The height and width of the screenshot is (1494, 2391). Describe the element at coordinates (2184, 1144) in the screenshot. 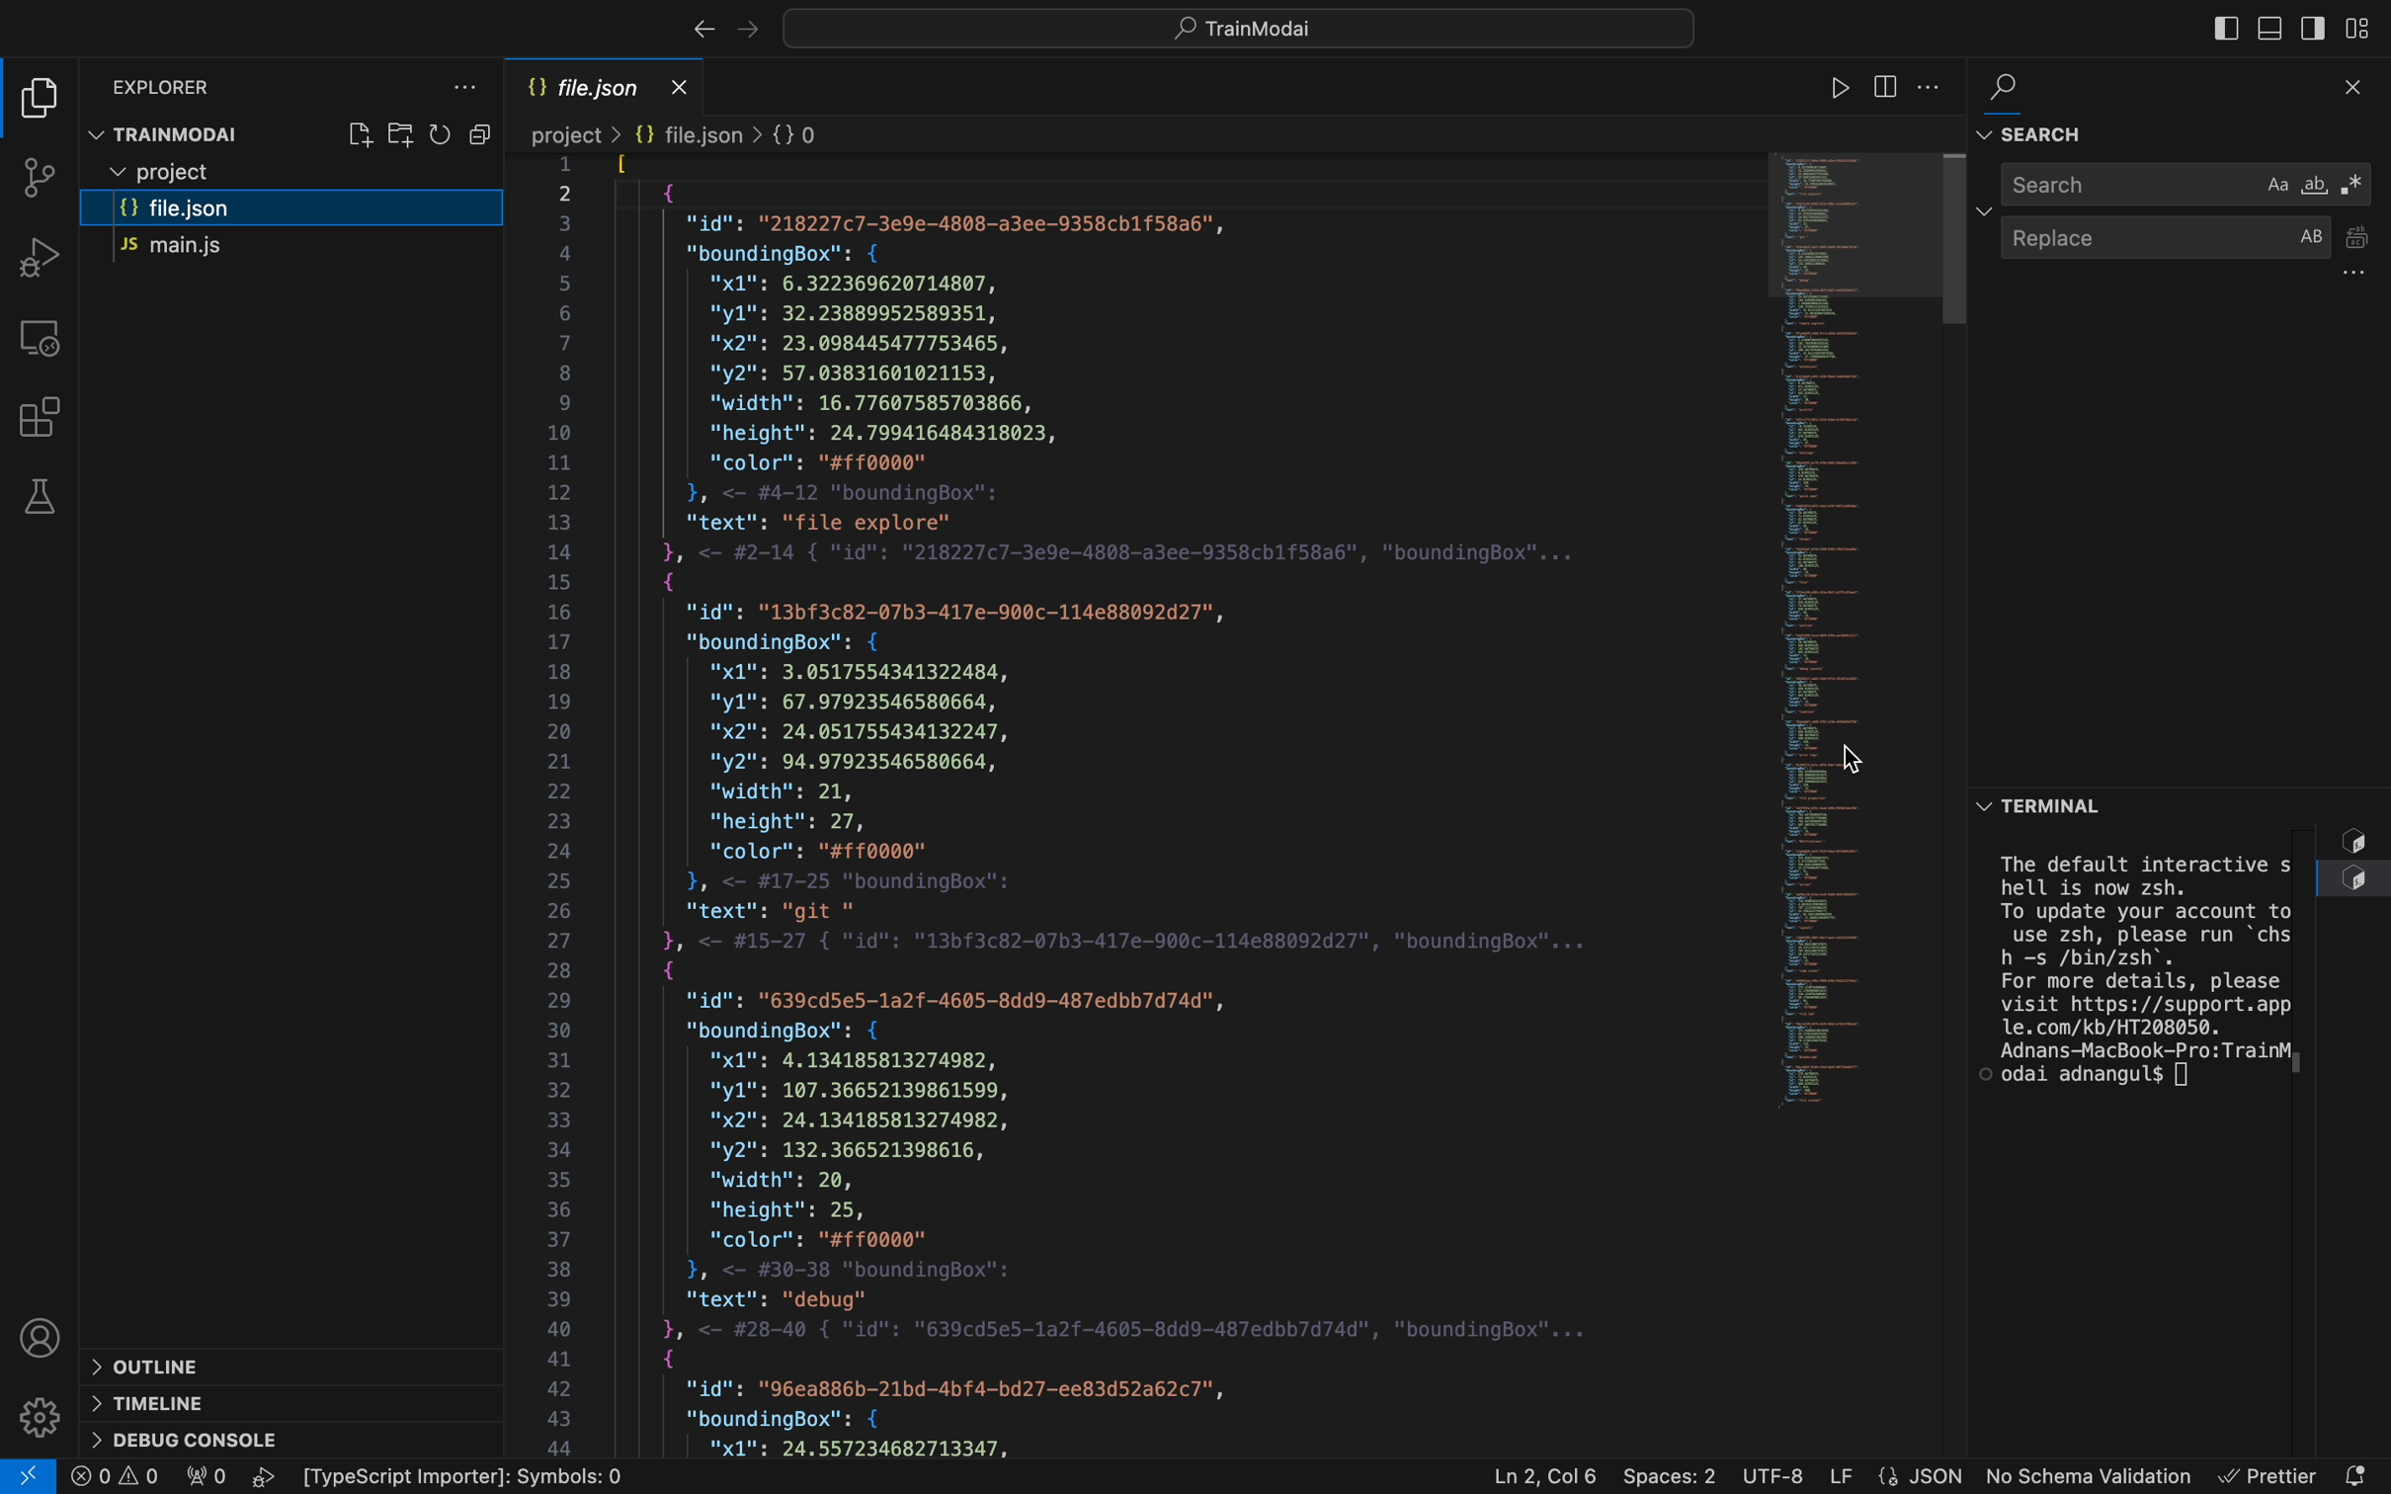

I see `terminal section` at that location.